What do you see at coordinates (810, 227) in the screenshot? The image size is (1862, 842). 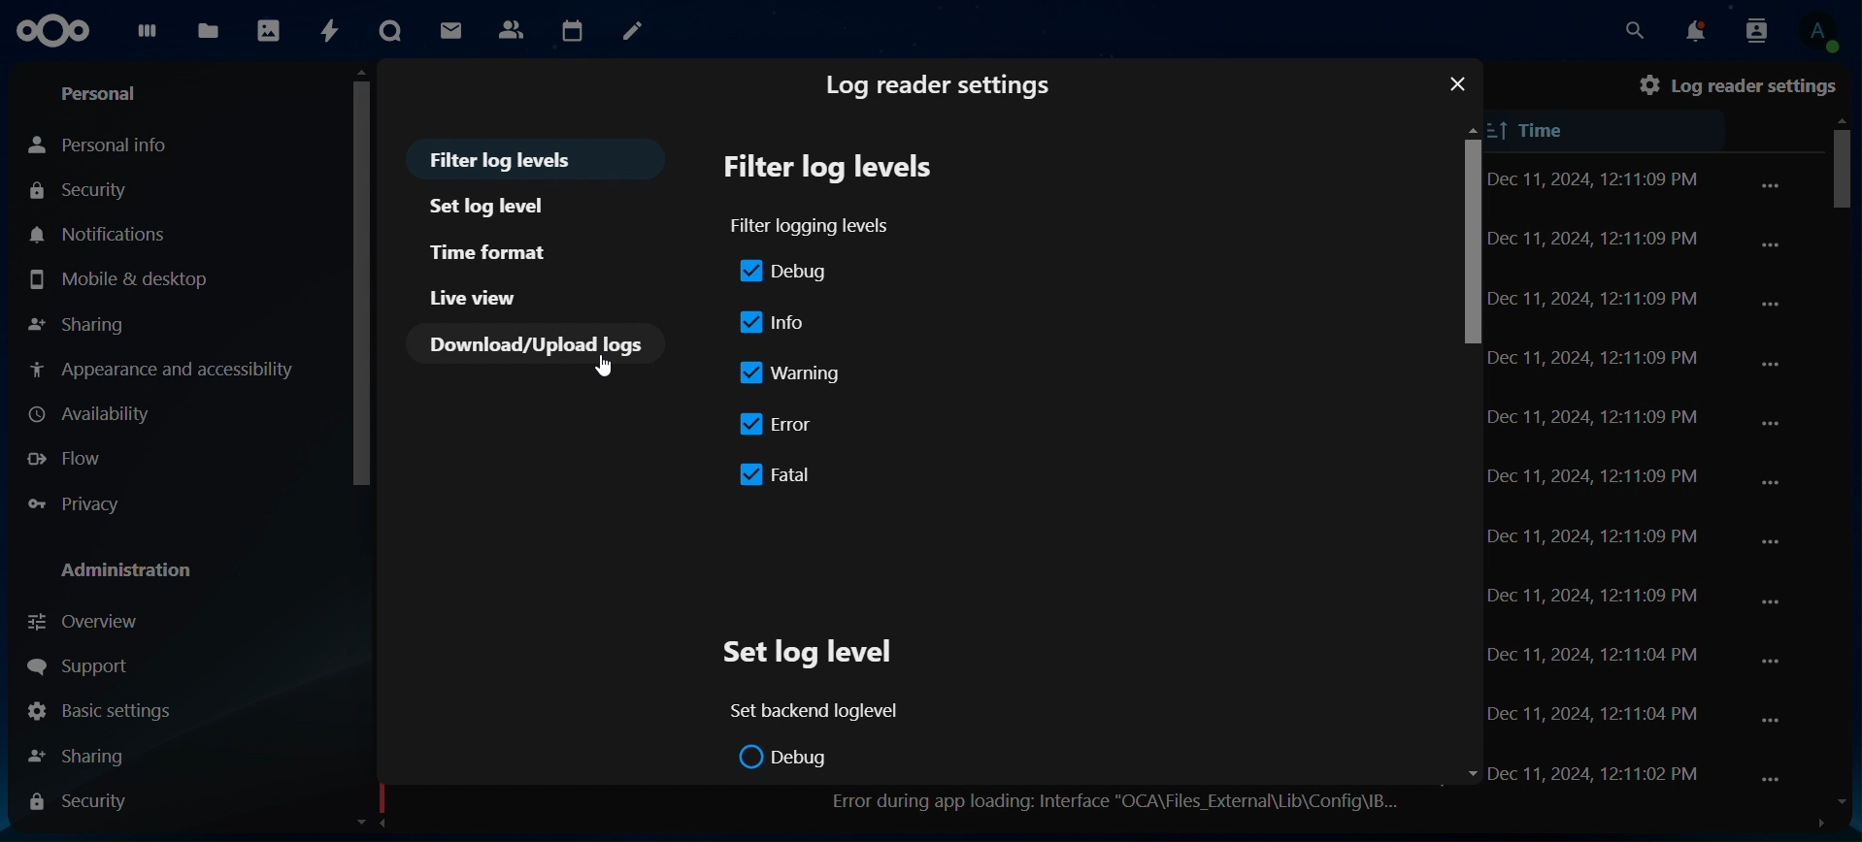 I see `filter logging levels` at bounding box center [810, 227].